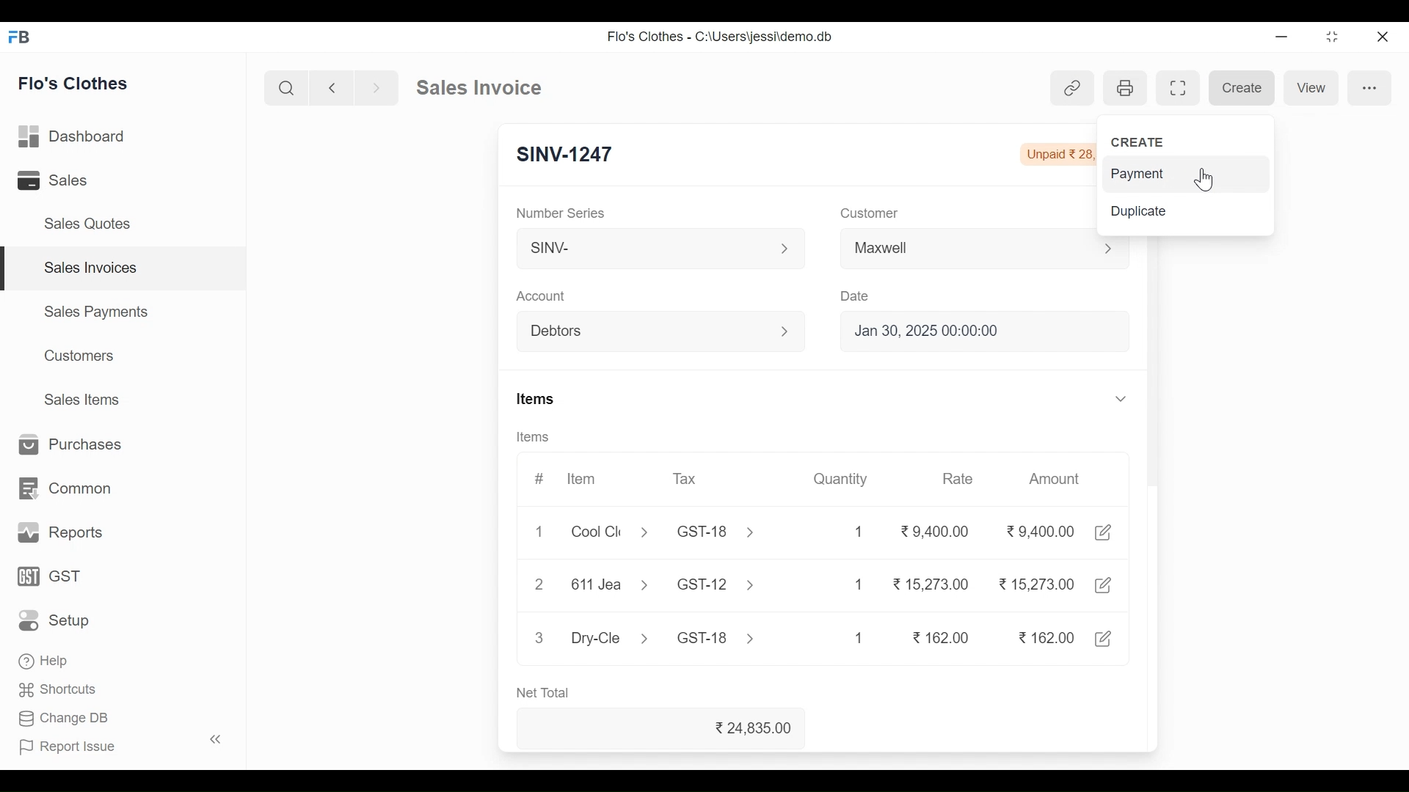 The width and height of the screenshot is (1409, 792). What do you see at coordinates (1242, 87) in the screenshot?
I see `Create` at bounding box center [1242, 87].